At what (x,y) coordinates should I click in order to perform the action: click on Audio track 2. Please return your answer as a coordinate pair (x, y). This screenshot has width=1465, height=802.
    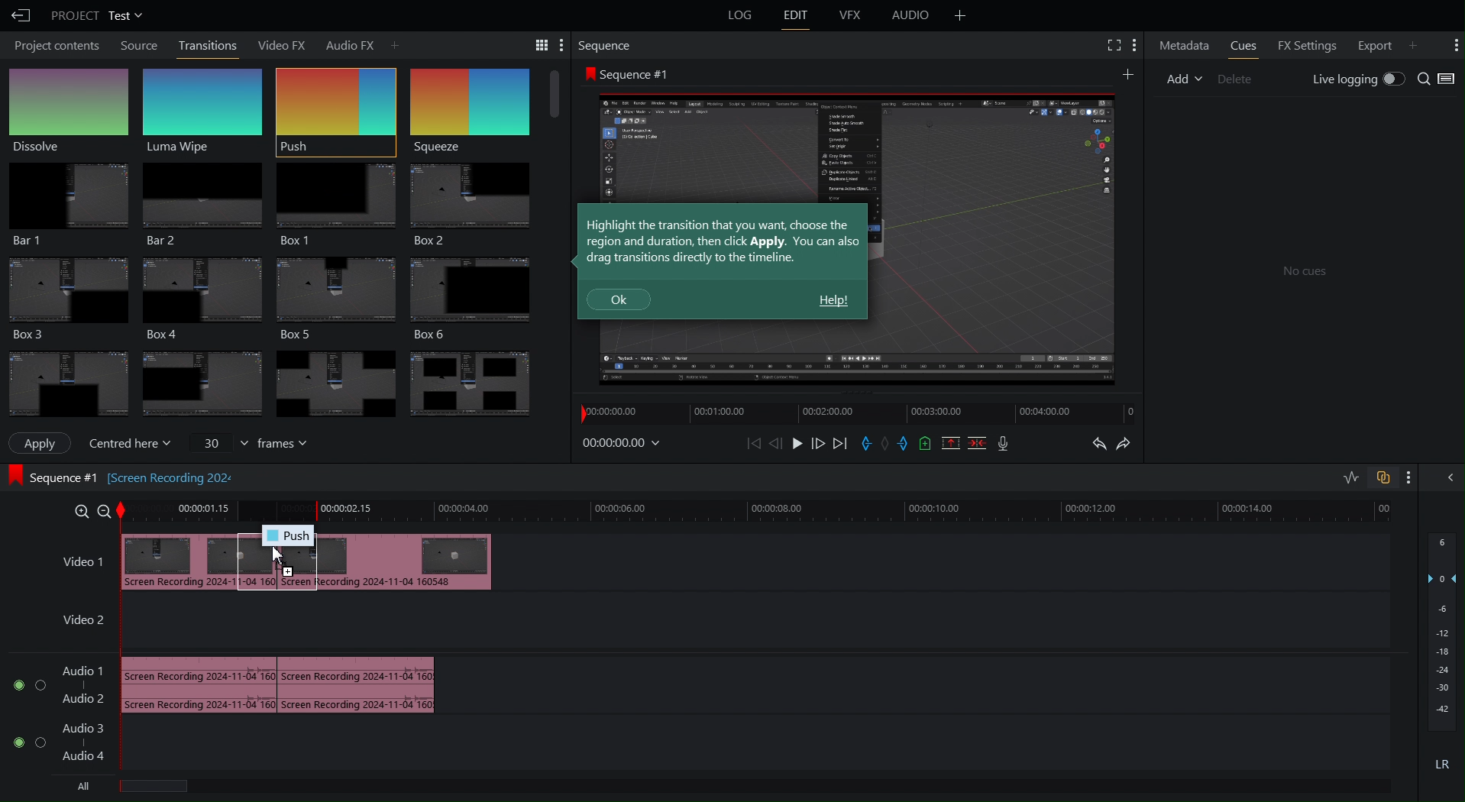
    Looking at the image, I should click on (82, 698).